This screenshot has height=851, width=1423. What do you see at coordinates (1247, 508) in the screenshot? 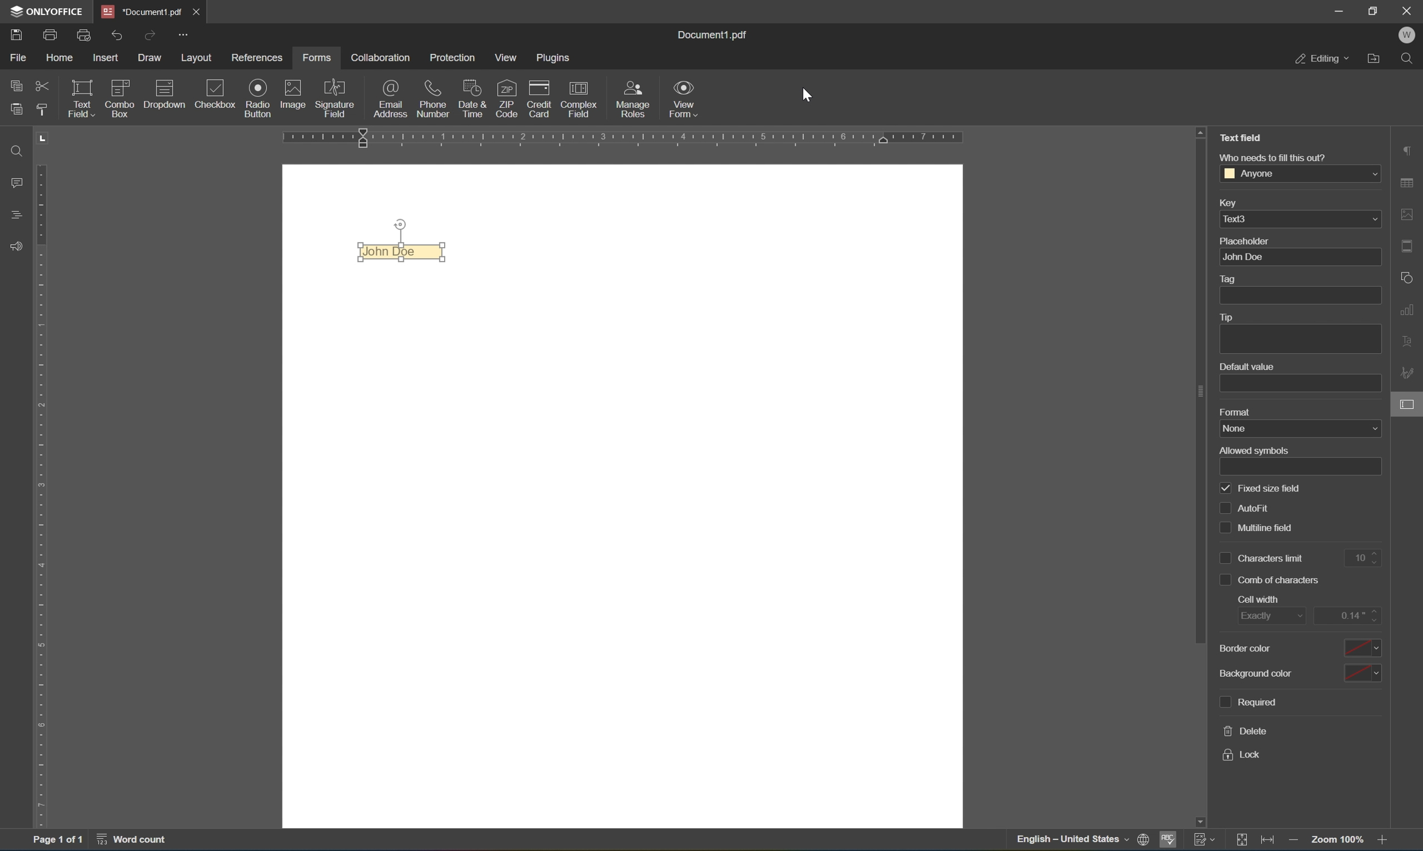
I see `auto fill` at bounding box center [1247, 508].